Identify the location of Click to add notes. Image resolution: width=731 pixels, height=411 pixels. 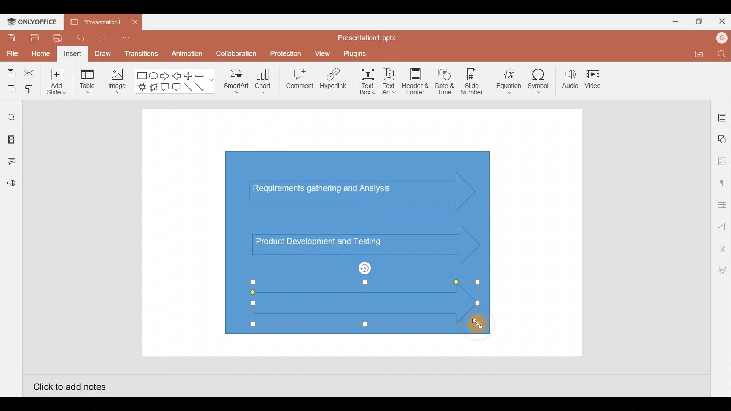
(69, 386).